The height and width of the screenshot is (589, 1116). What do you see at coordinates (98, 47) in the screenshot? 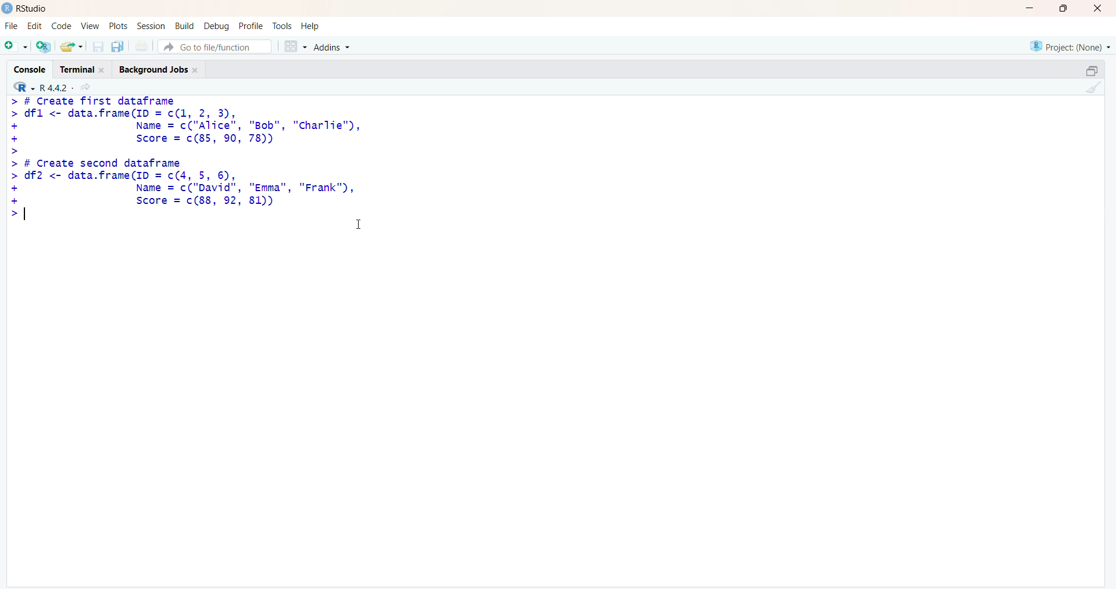
I see `save current document` at bounding box center [98, 47].